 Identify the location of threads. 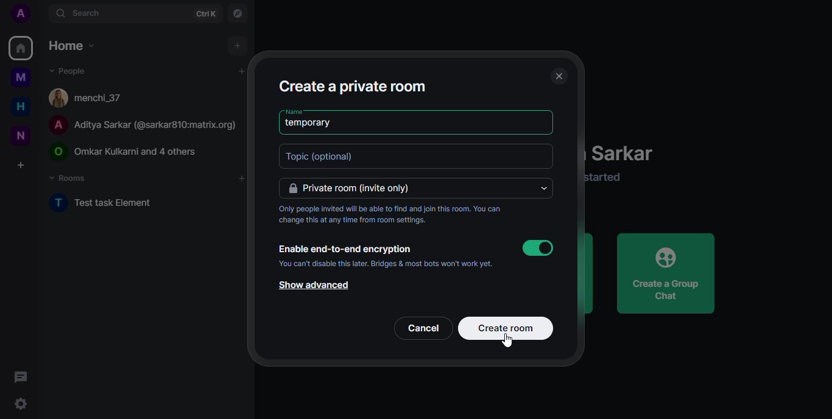
(23, 376).